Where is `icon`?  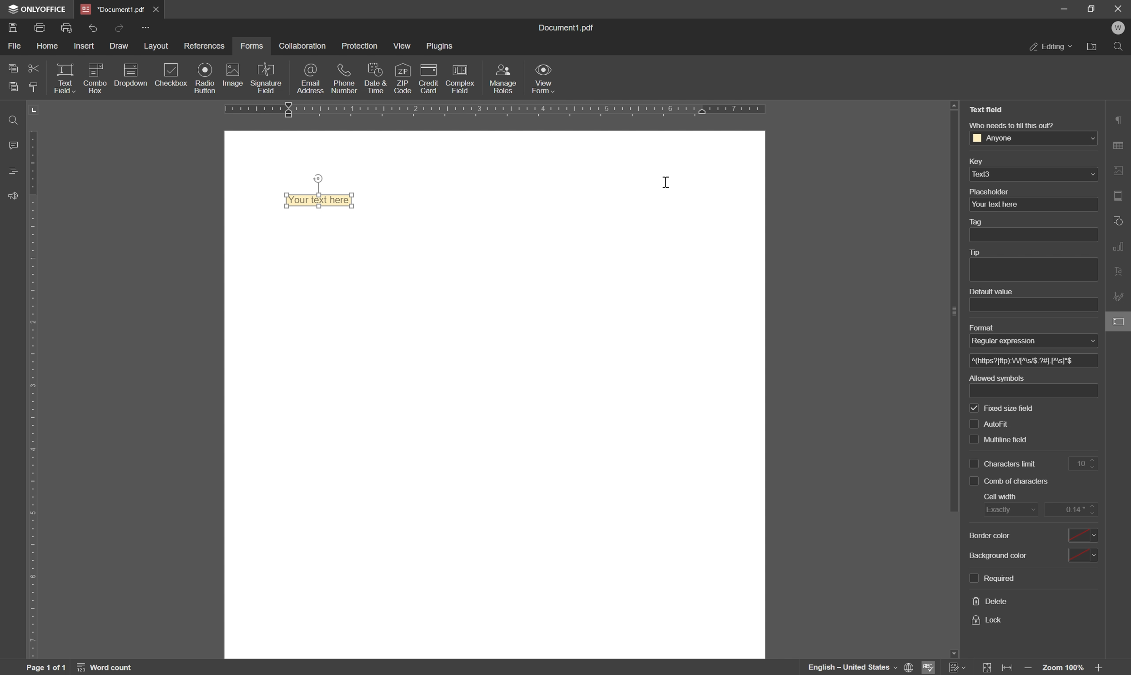
icon is located at coordinates (130, 77).